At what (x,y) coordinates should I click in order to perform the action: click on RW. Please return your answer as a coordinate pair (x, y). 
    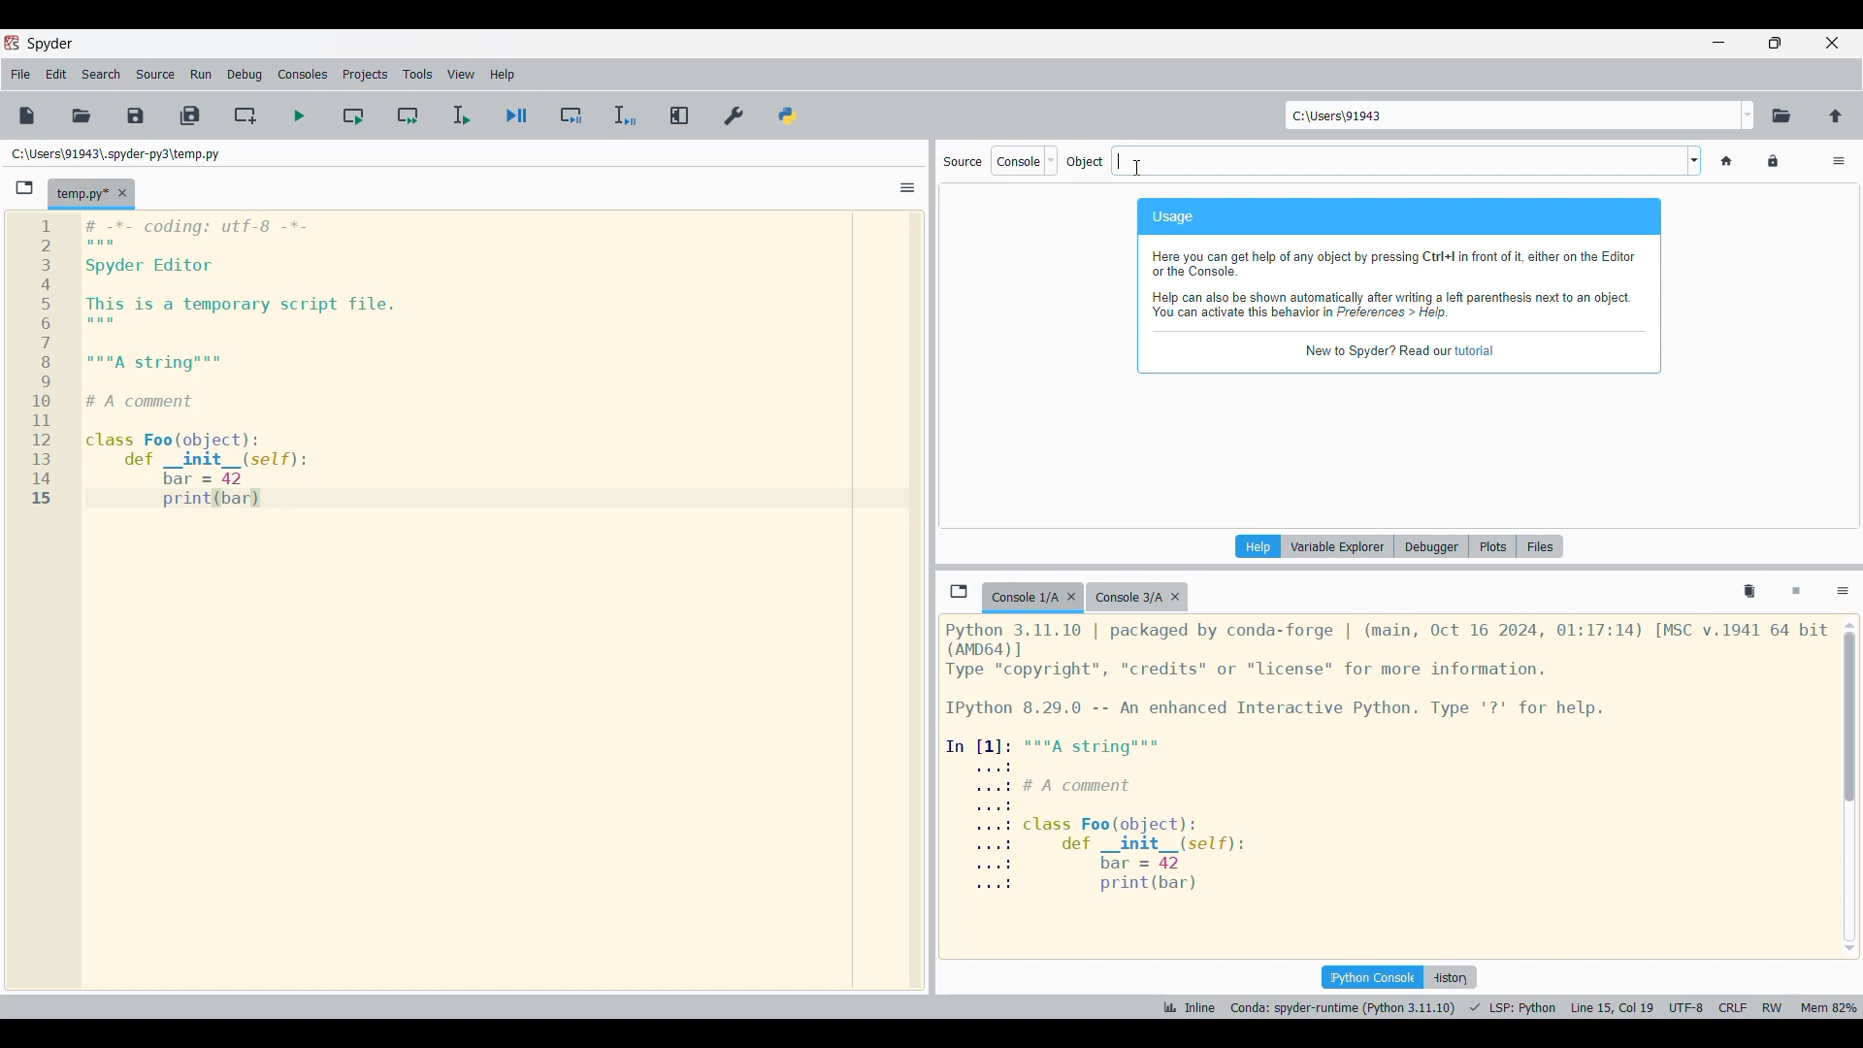
    Looking at the image, I should click on (1774, 1006).